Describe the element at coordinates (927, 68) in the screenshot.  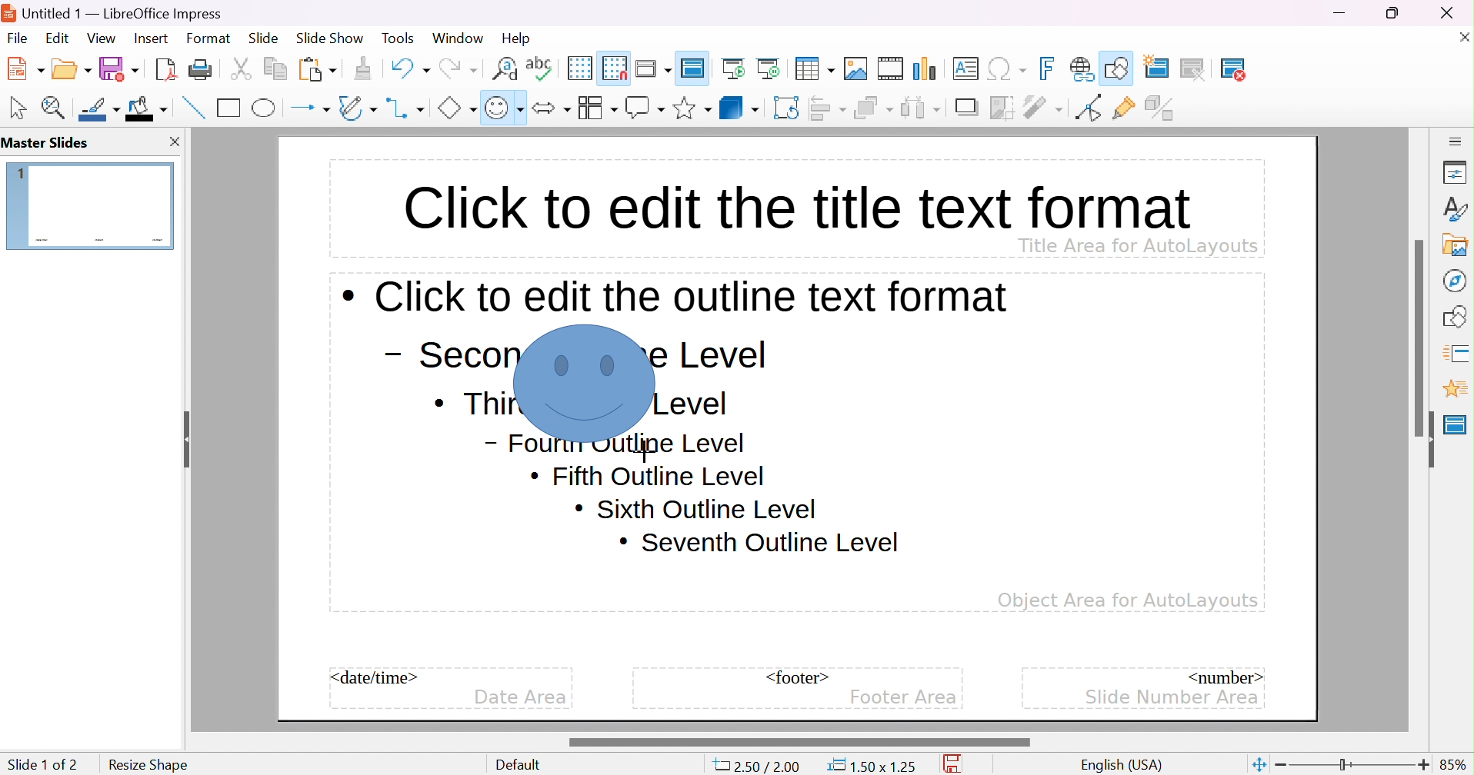
I see `insert chart` at that location.